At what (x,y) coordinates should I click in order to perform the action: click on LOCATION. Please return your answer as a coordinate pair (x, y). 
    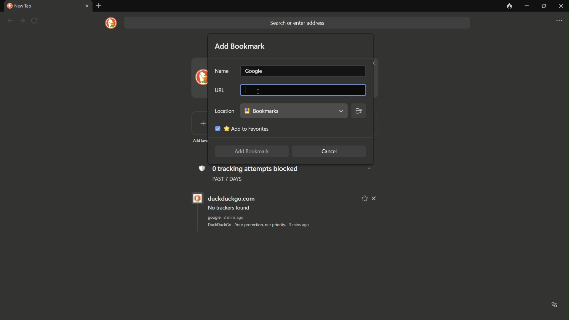
    Looking at the image, I should click on (224, 111).